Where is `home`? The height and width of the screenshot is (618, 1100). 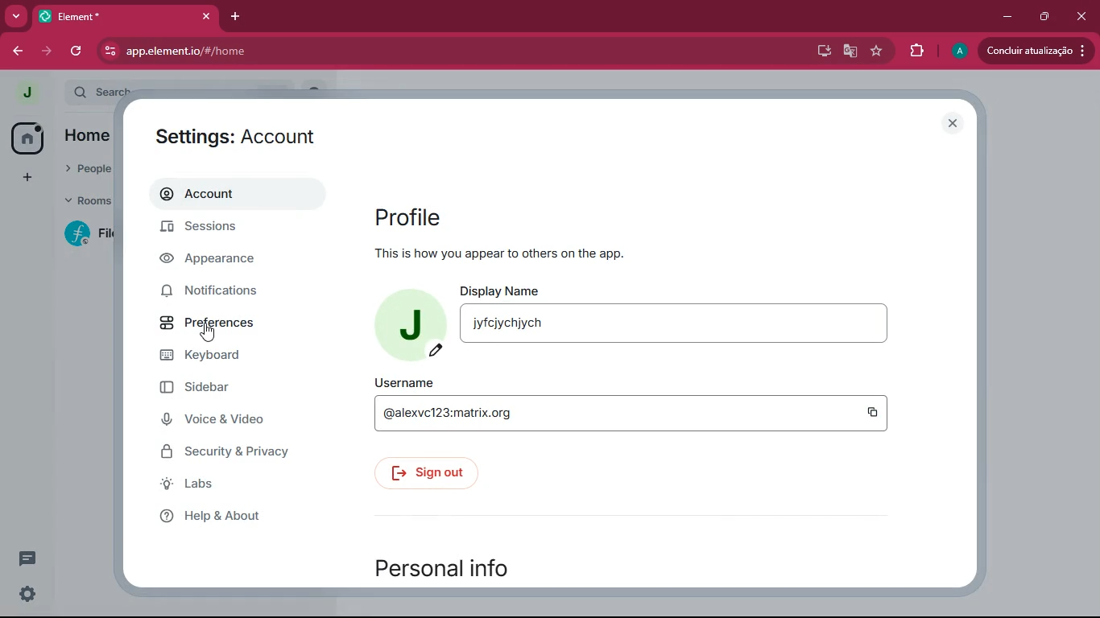
home is located at coordinates (92, 138).